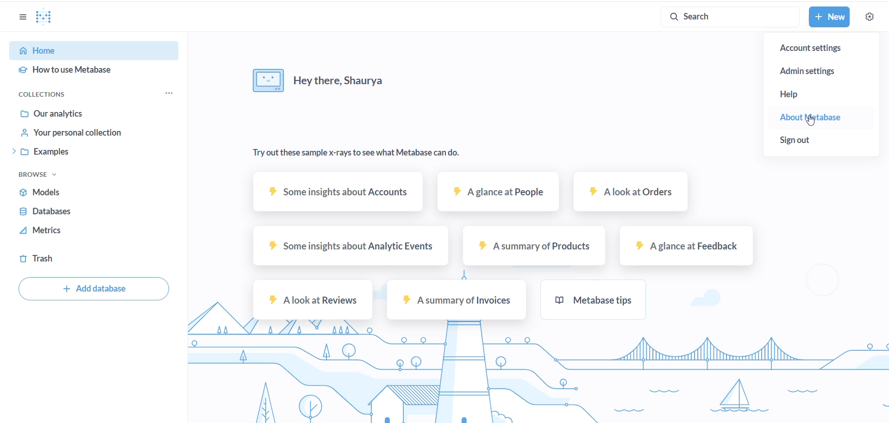 This screenshot has width=889, height=423. I want to click on help, so click(799, 93).